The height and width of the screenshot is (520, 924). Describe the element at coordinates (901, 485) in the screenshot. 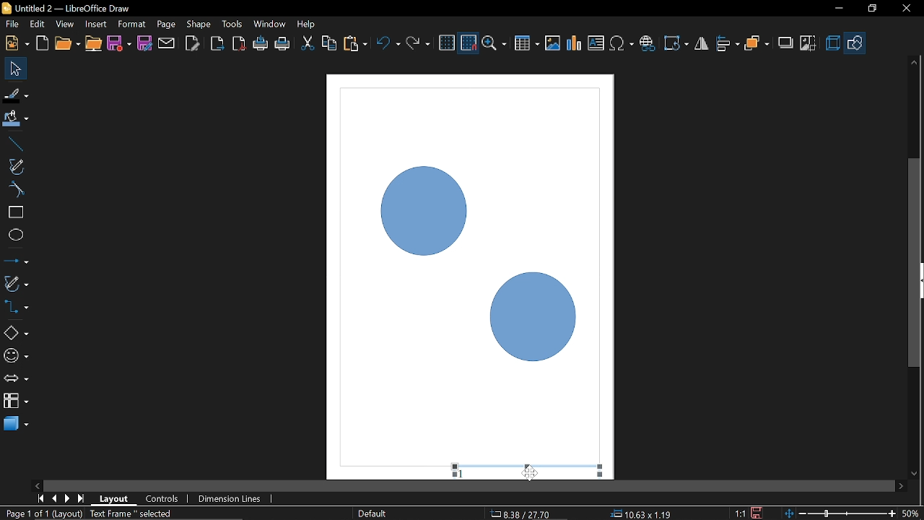

I see `MOve right` at that location.